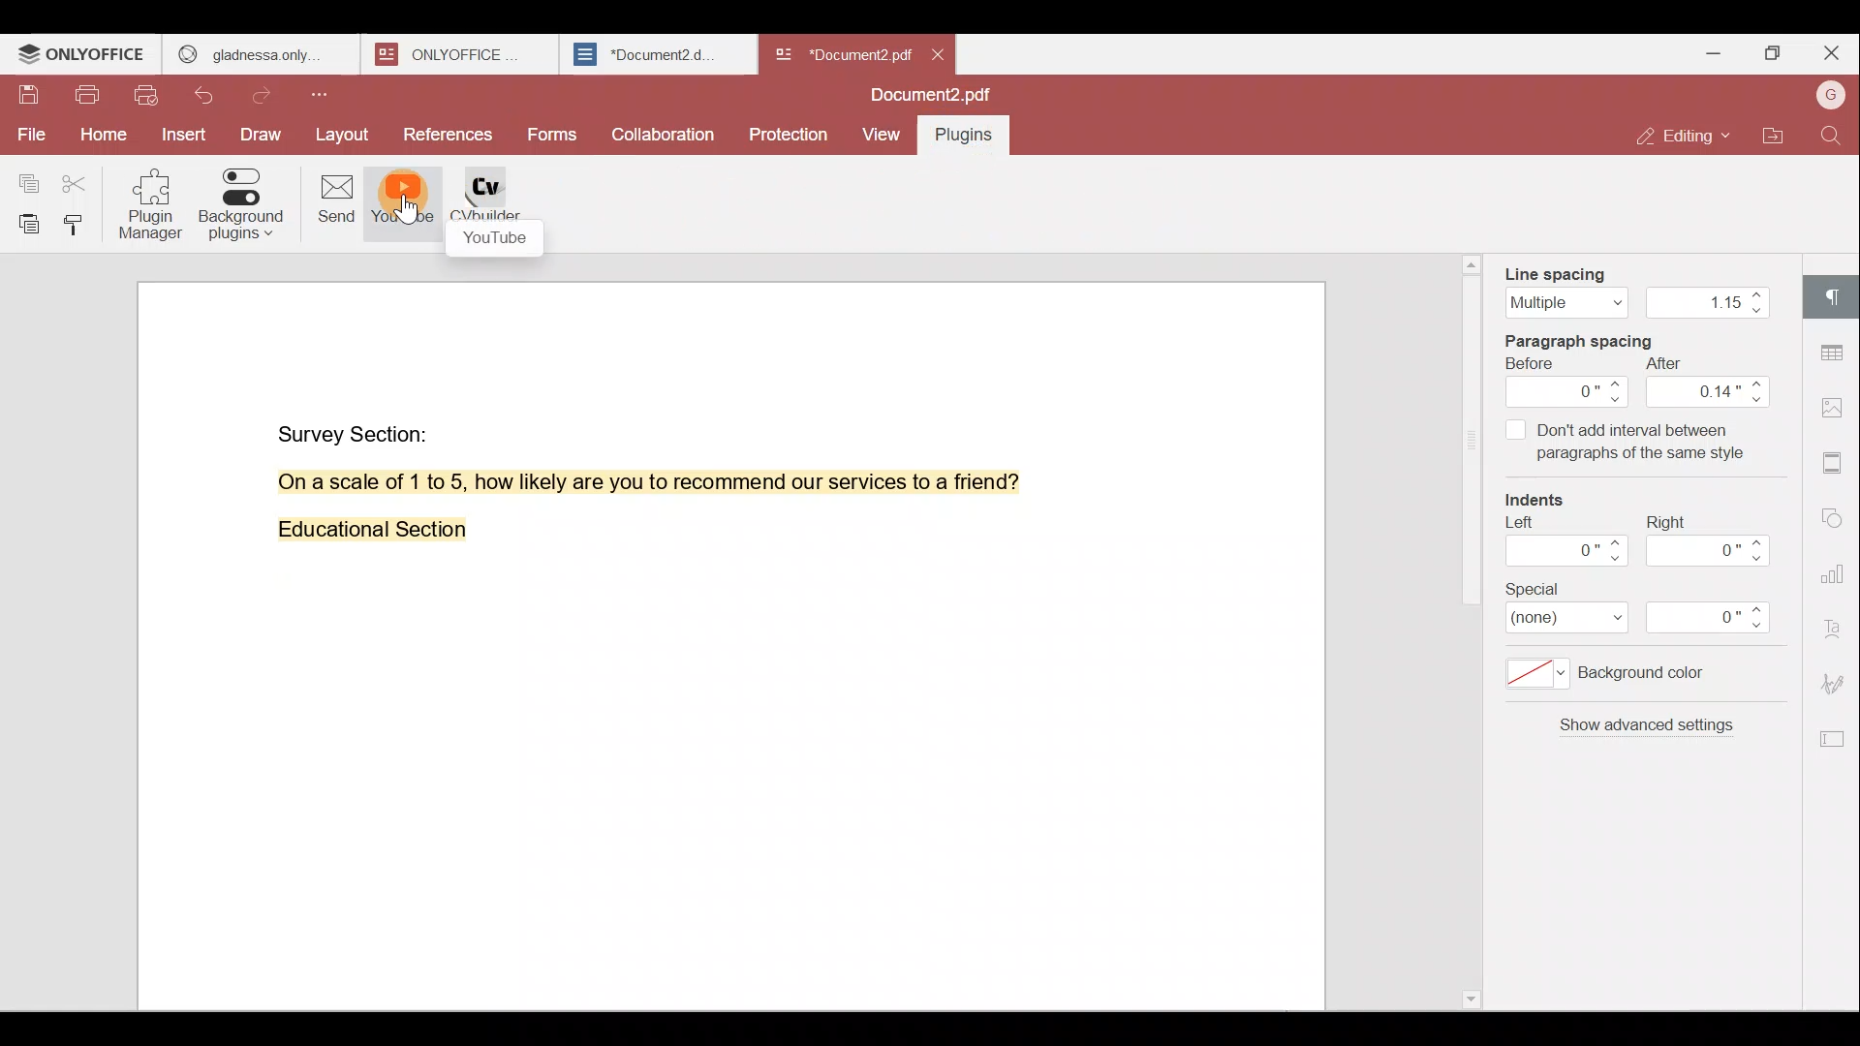  What do you see at coordinates (342, 136) in the screenshot?
I see `Layout` at bounding box center [342, 136].